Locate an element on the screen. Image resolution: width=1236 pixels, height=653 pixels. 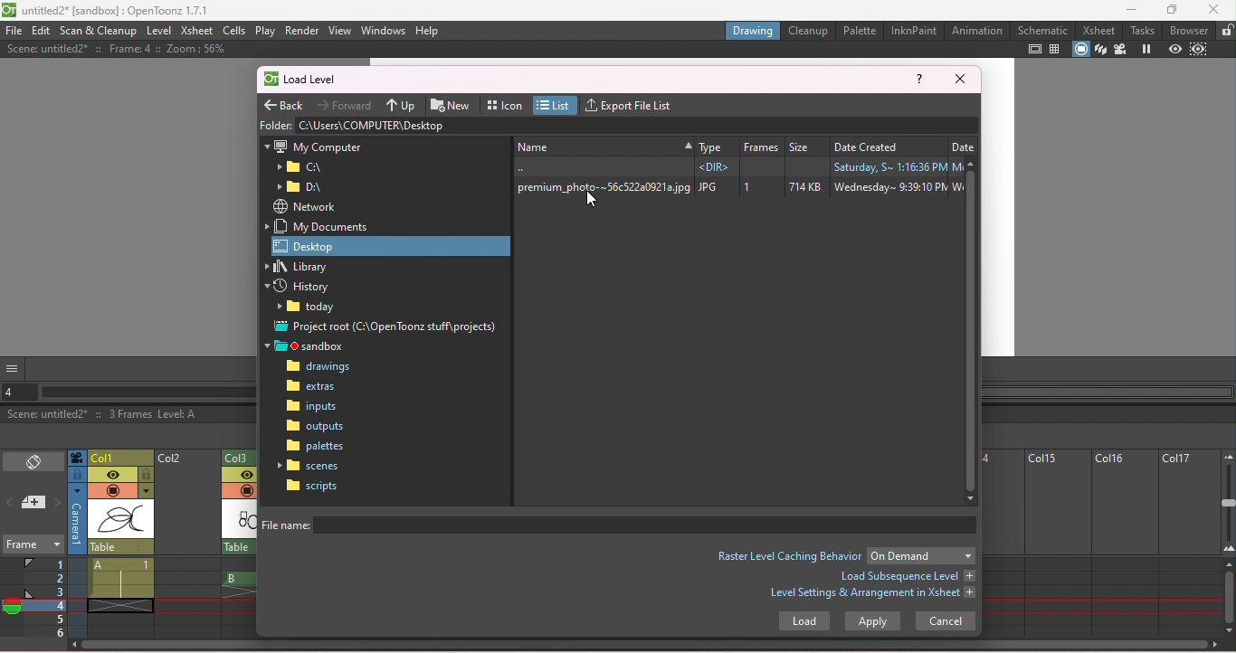
Click to select camera is located at coordinates (78, 519).